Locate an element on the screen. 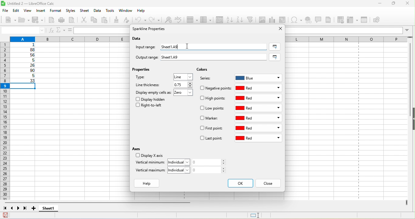 The height and width of the screenshot is (219, 415). column is located at coordinates (68, 39).